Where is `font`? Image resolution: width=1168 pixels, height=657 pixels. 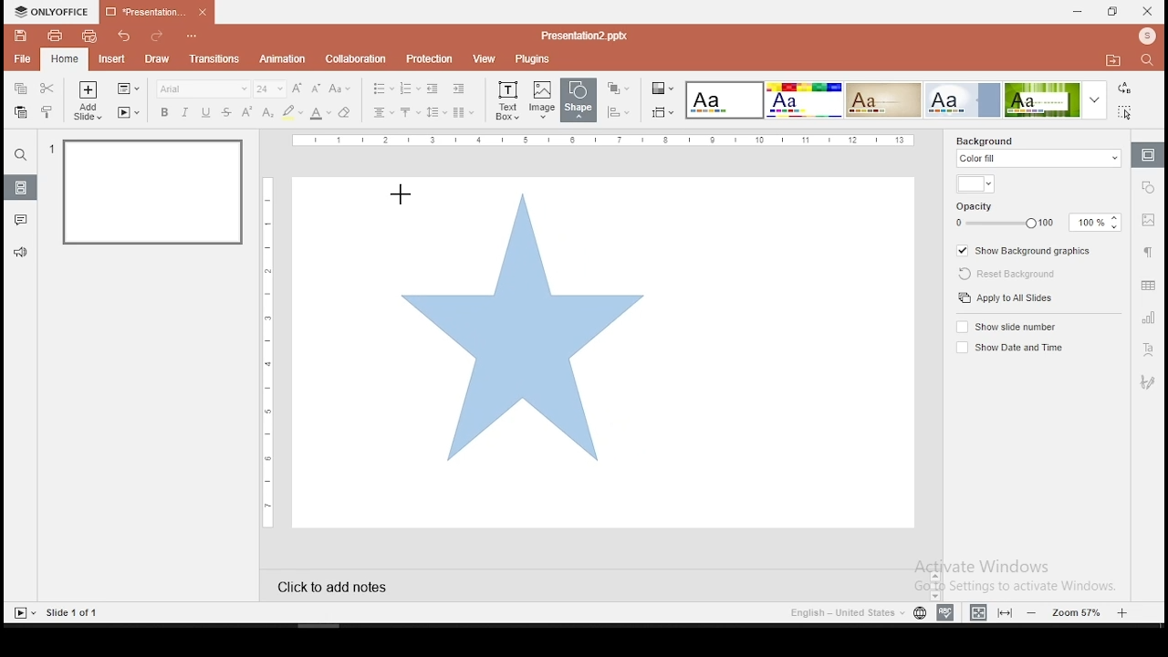 font is located at coordinates (203, 89).